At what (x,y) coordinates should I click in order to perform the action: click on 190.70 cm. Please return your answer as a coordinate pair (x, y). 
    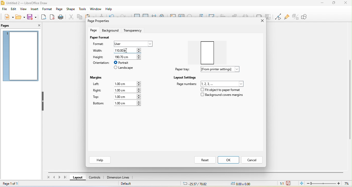
    Looking at the image, I should click on (128, 56).